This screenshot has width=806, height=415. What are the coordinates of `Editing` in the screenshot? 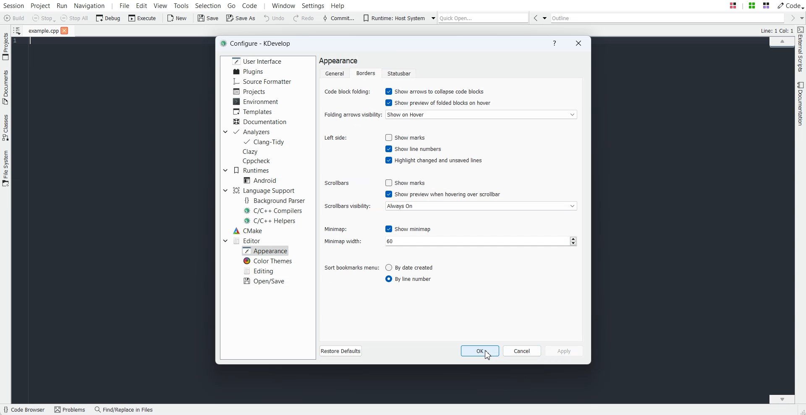 It's located at (260, 270).